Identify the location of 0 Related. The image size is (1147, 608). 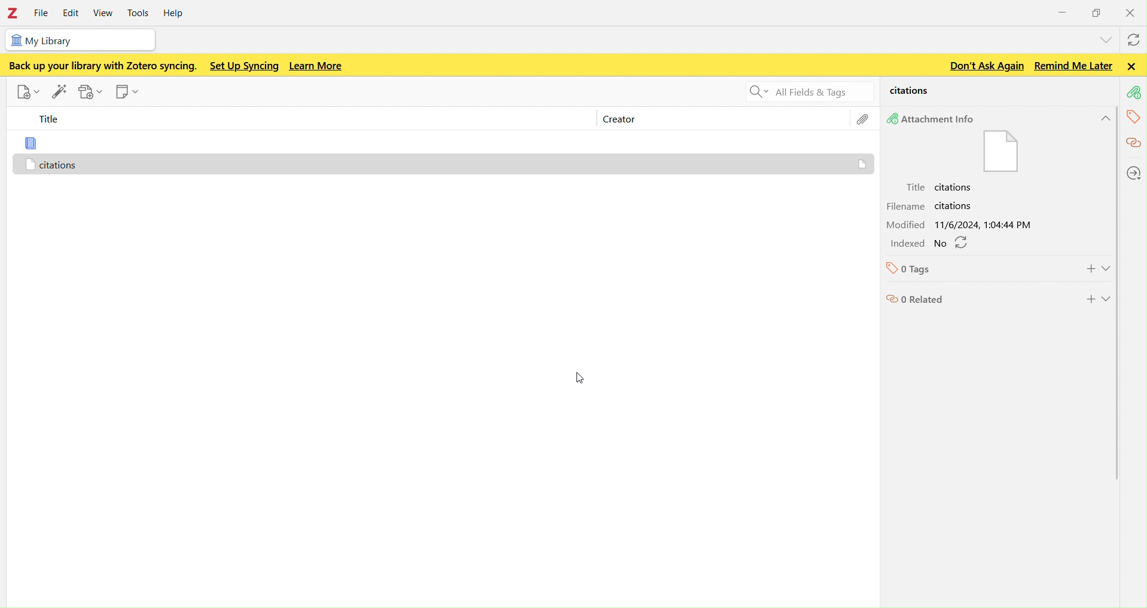
(922, 300).